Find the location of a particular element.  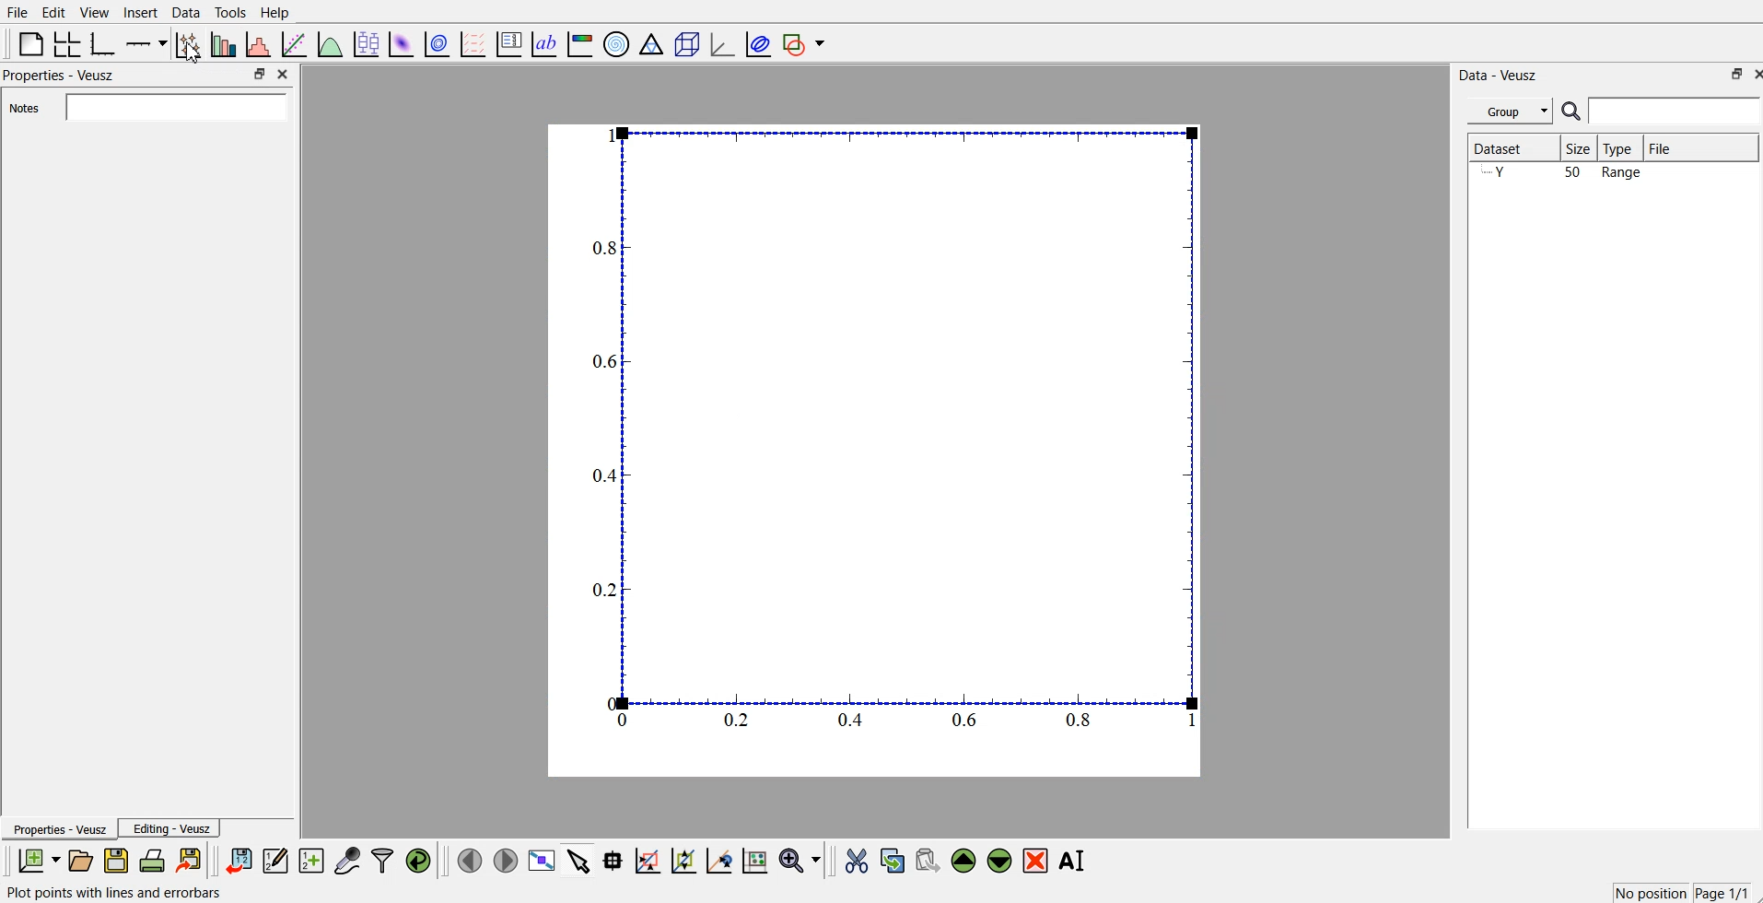

print document is located at coordinates (153, 862).